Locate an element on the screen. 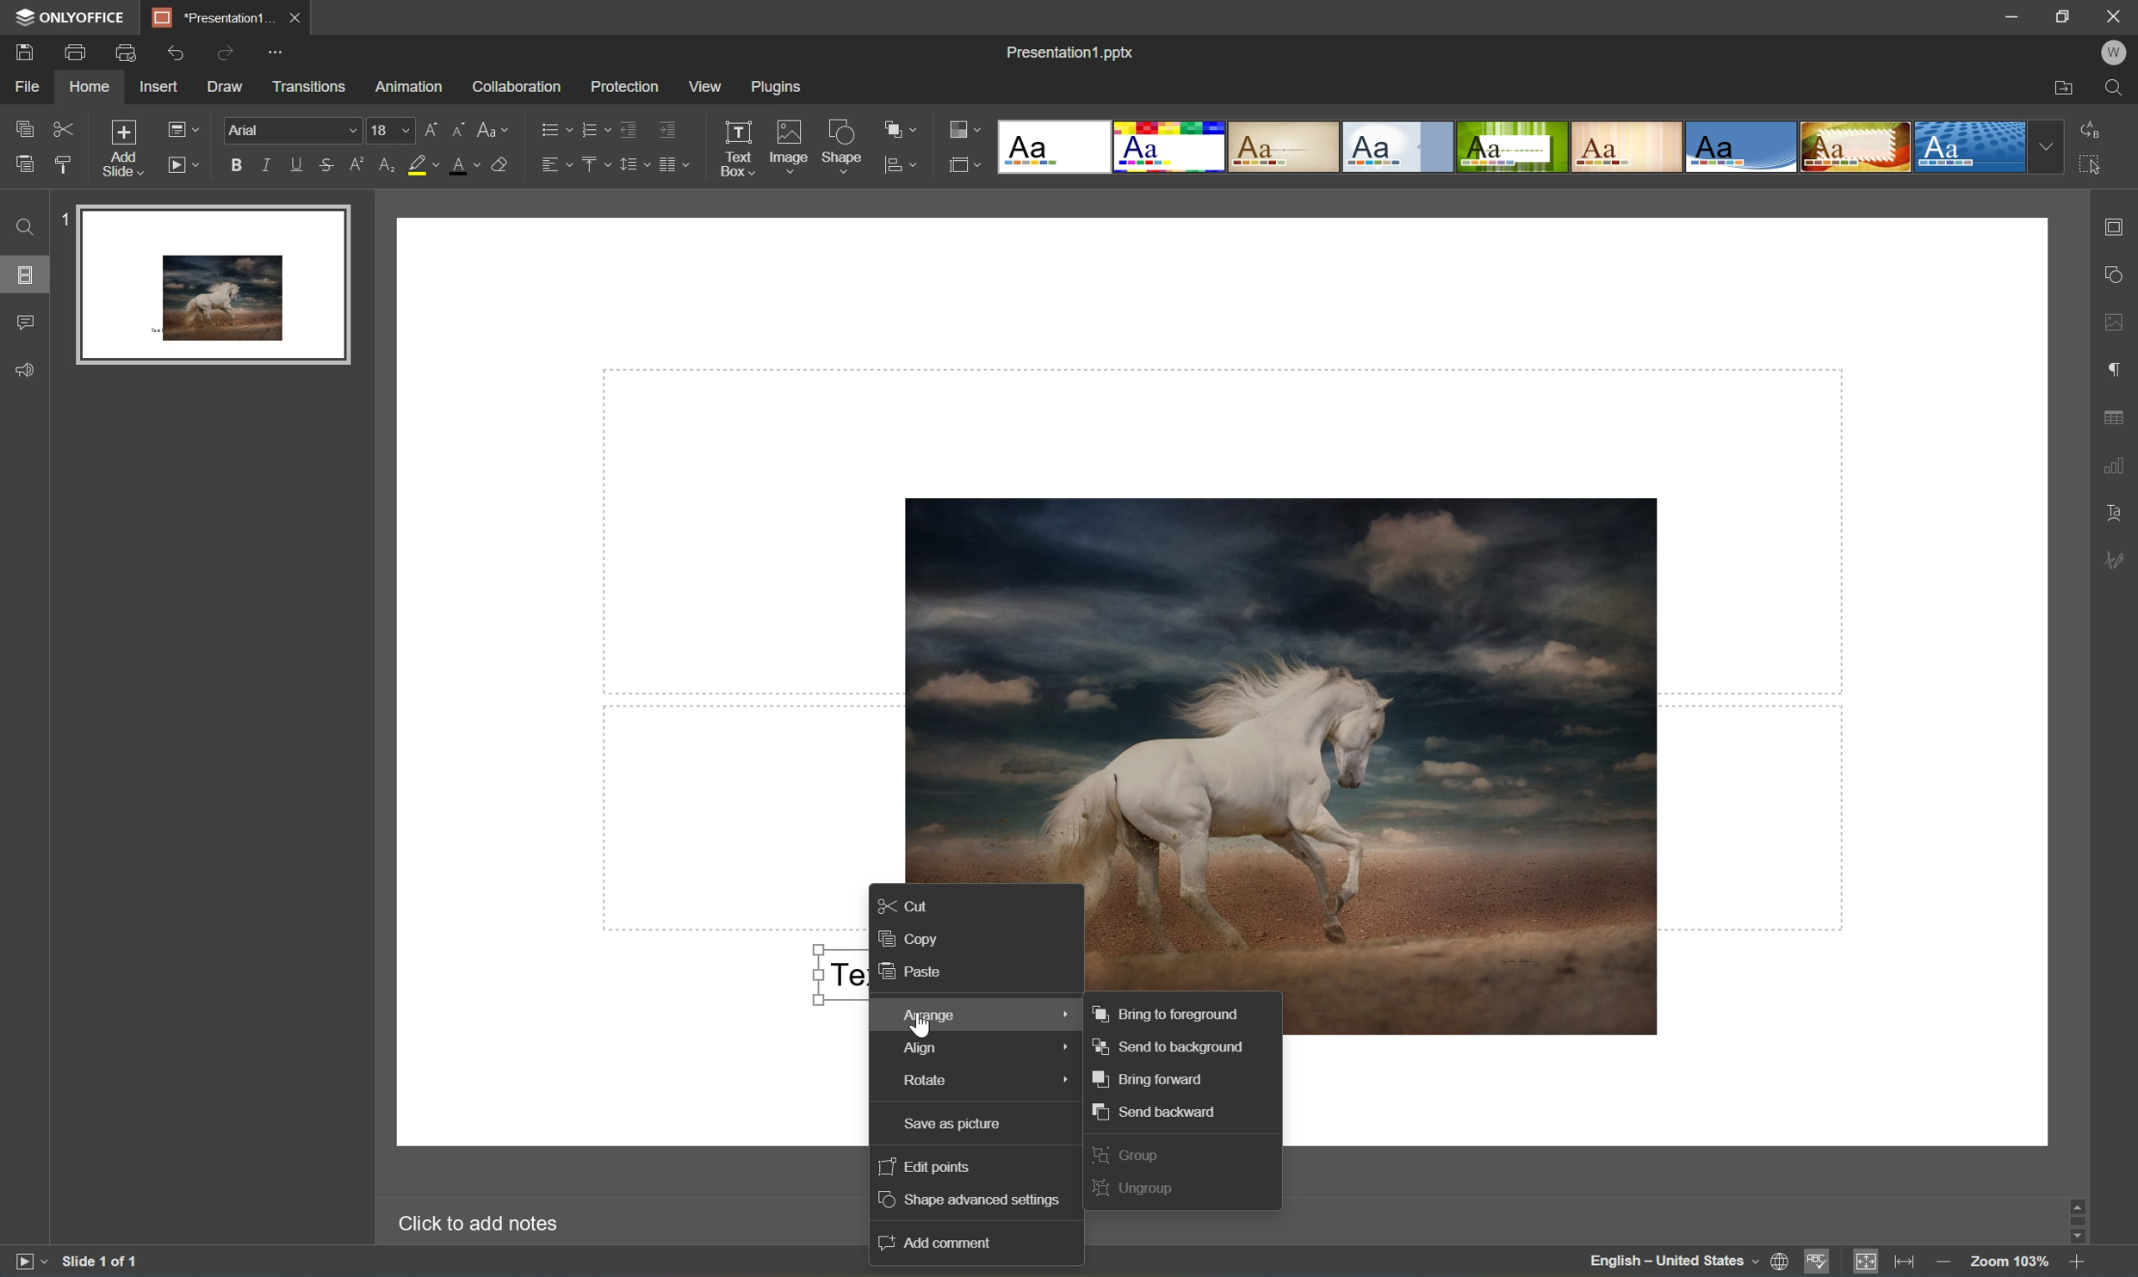  Home is located at coordinates (91, 88).